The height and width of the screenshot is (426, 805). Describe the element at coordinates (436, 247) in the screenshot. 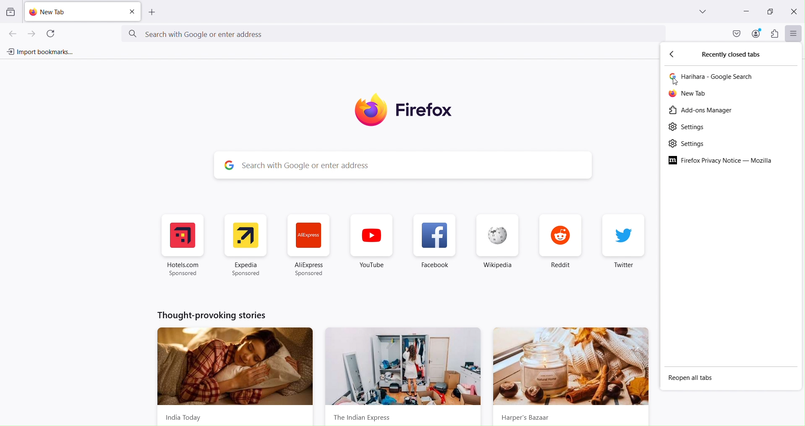

I see `Facebook Shortcut` at that location.